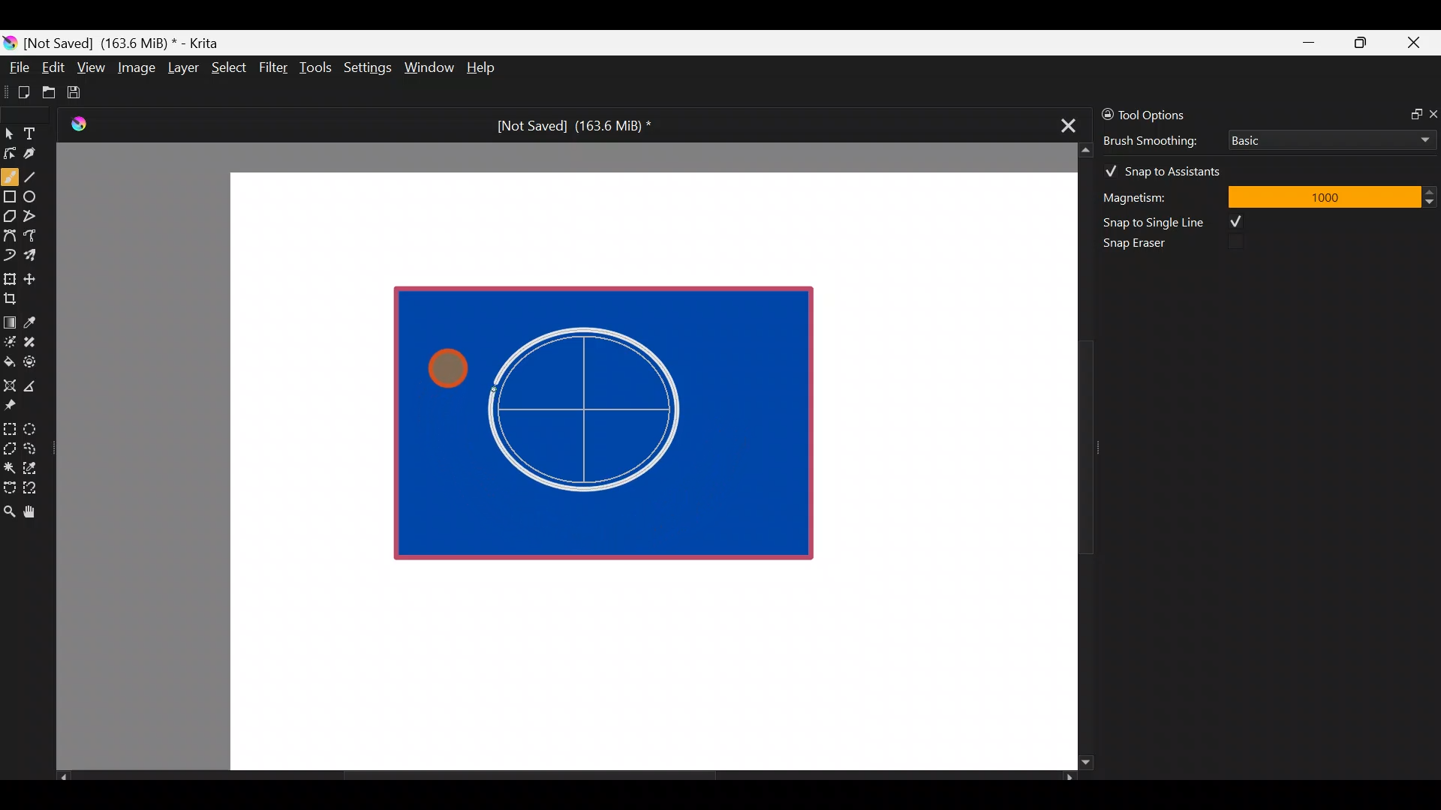  I want to click on Pan tool, so click(36, 512).